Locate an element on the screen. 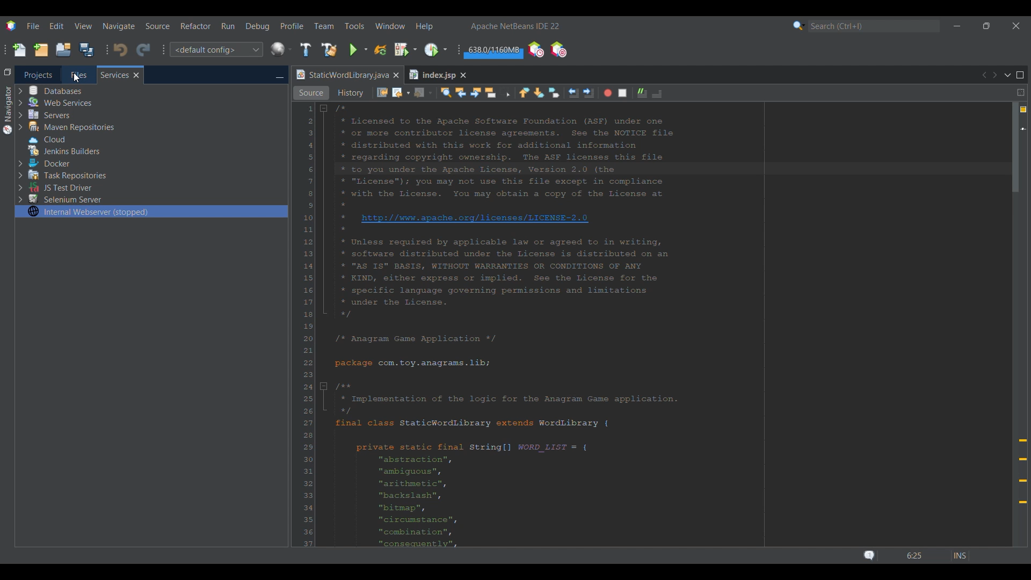 This screenshot has height=580, width=1031. Minimize is located at coordinates (279, 76).